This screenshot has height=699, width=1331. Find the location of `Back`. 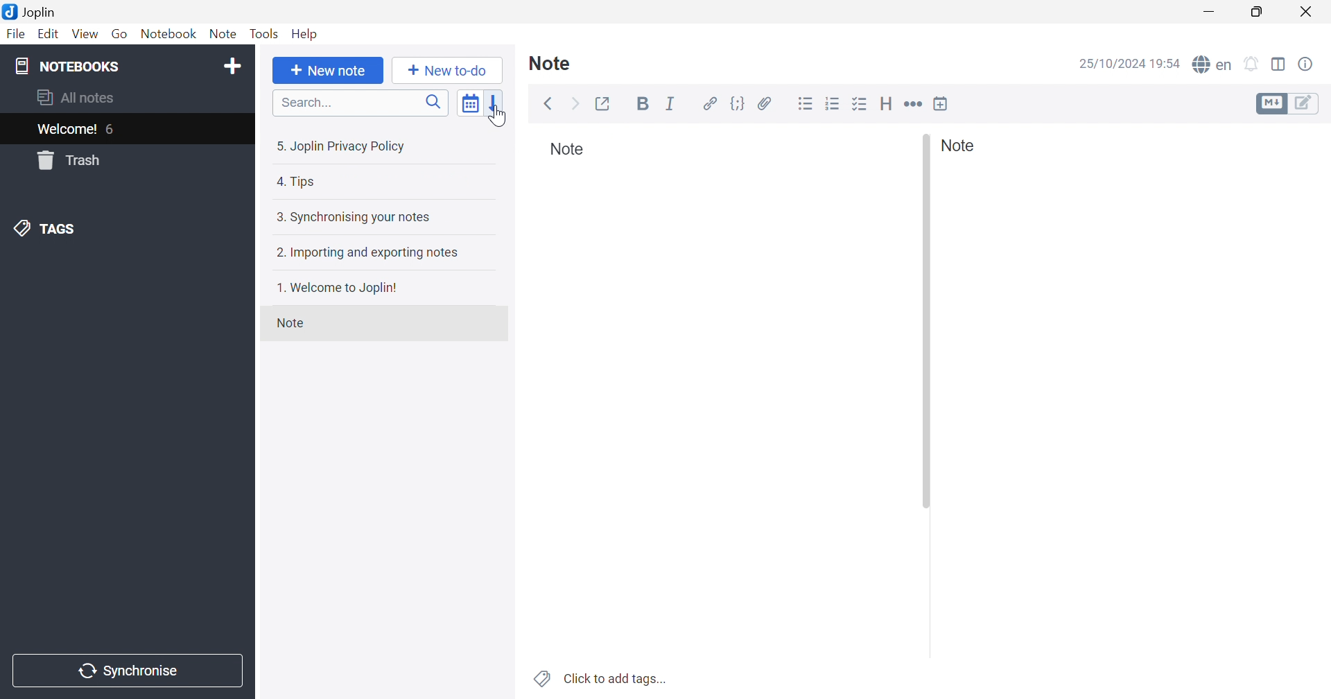

Back is located at coordinates (550, 104).